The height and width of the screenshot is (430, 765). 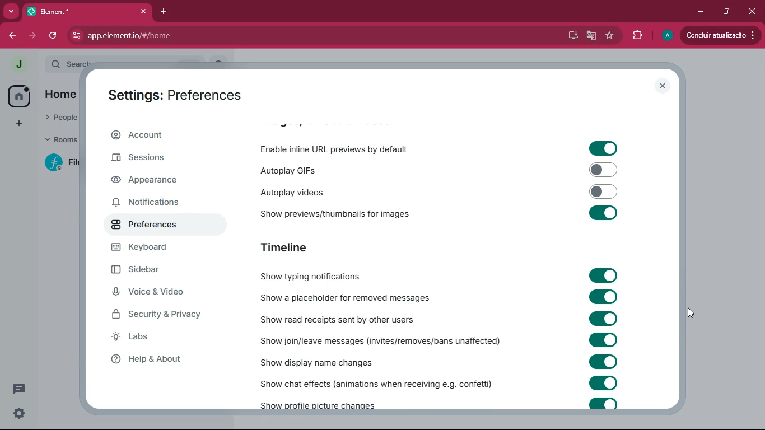 I want to click on toggle on/off, so click(x=604, y=275).